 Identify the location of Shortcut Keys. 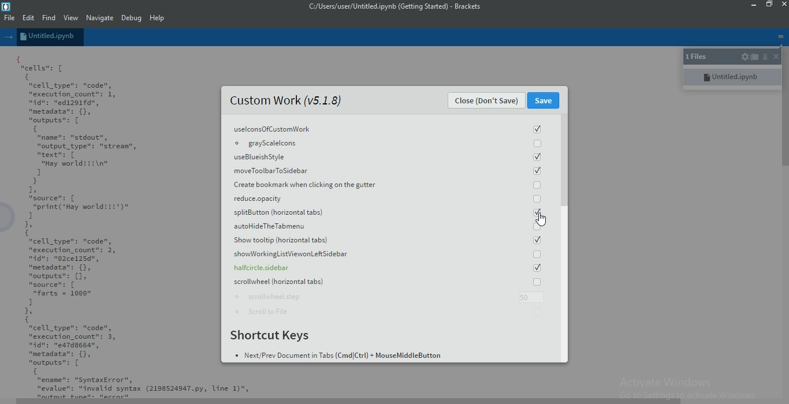
(271, 336).